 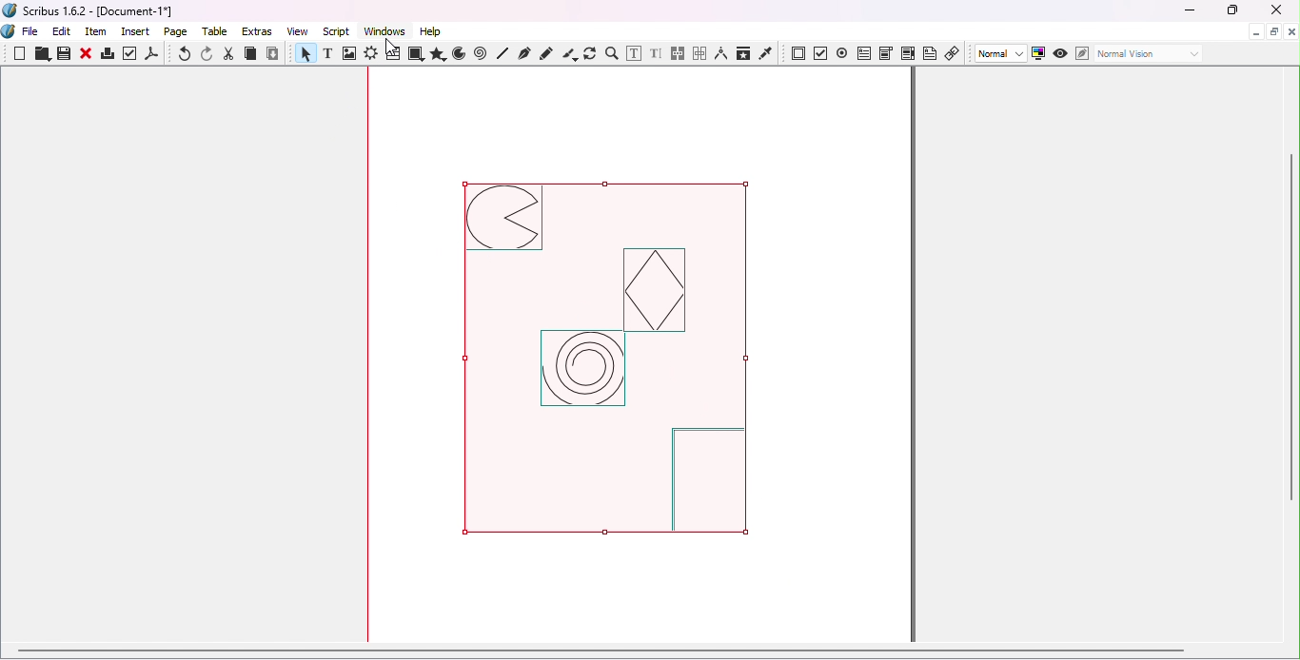 I want to click on Eye dropper, so click(x=766, y=52).